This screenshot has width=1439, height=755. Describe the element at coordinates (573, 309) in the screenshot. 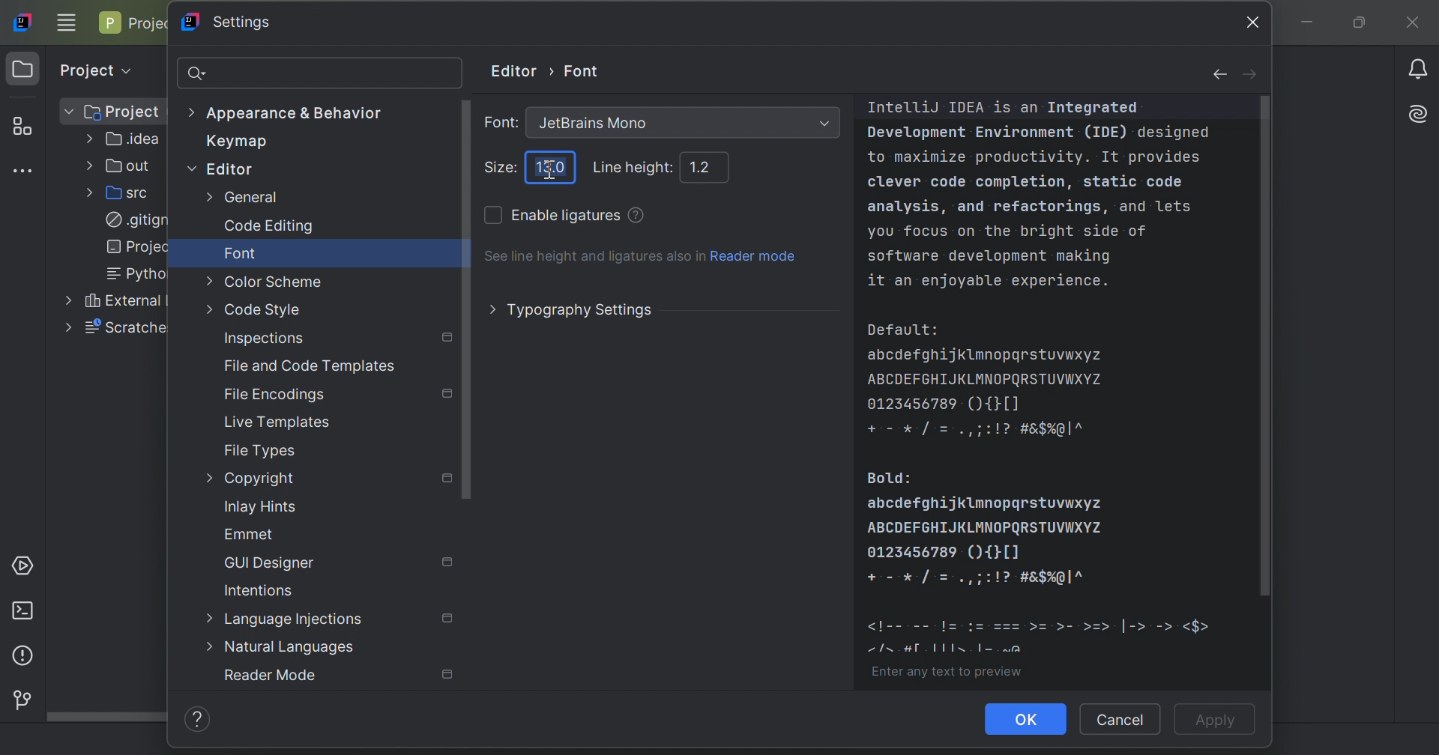

I see `Typography settings` at that location.